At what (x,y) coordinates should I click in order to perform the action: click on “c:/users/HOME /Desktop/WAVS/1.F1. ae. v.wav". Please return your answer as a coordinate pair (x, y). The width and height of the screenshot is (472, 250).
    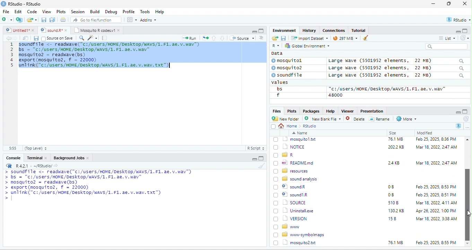
    Looking at the image, I should click on (387, 89).